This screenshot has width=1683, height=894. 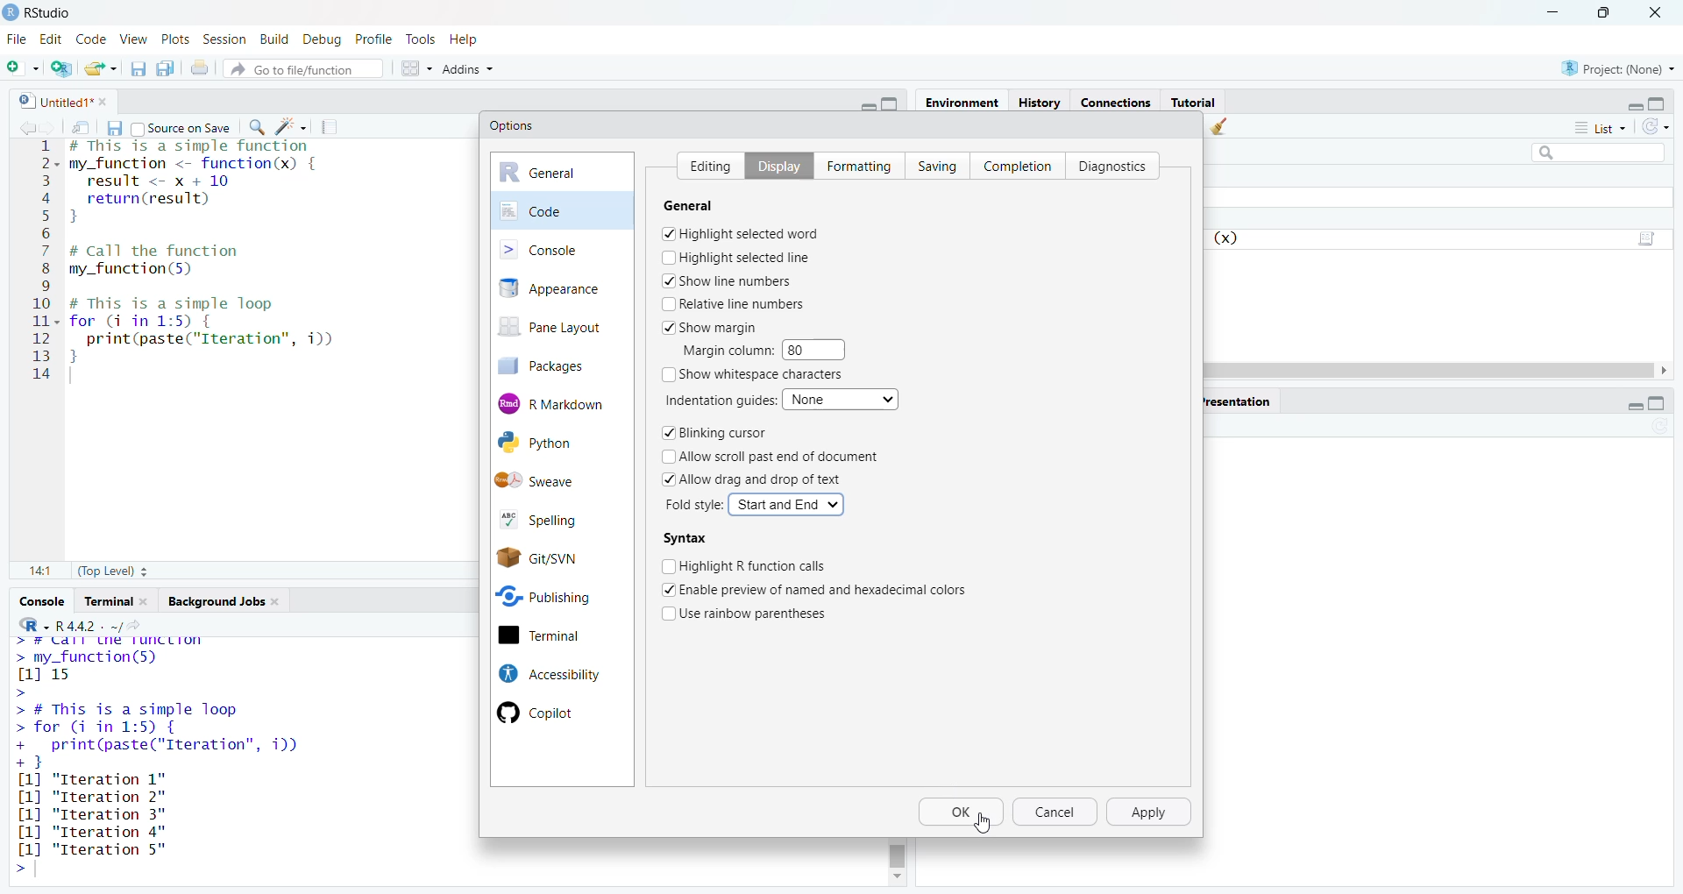 I want to click on relative line numbers, so click(x=735, y=303).